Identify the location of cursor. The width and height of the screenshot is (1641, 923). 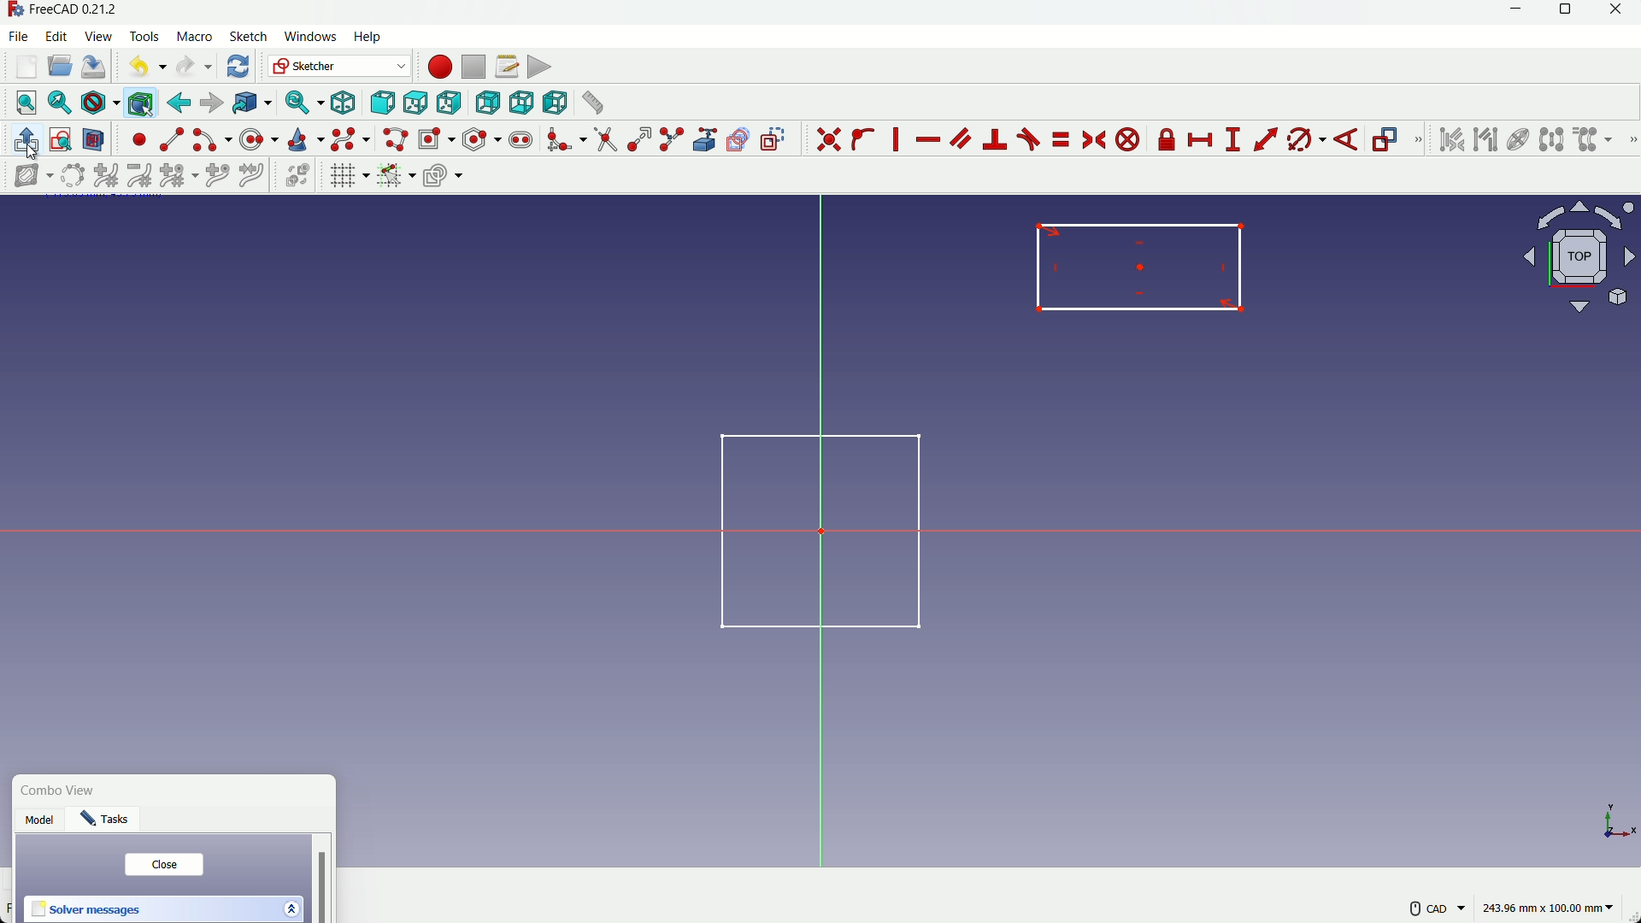
(30, 151).